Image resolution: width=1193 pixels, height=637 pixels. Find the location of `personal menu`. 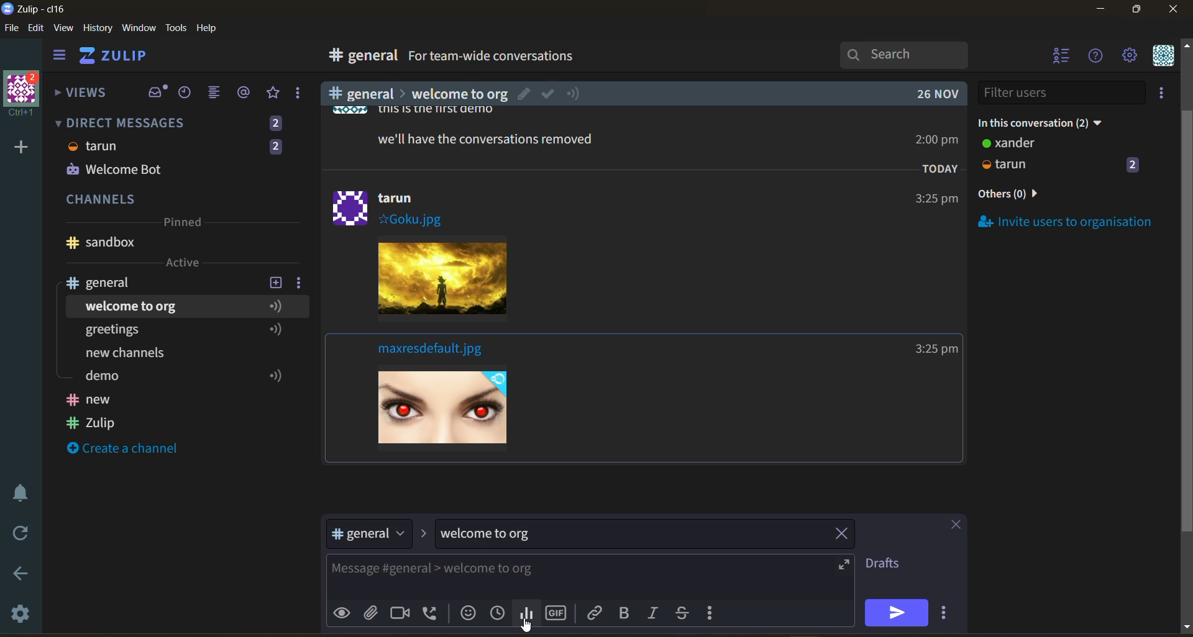

personal menu is located at coordinates (1162, 56).